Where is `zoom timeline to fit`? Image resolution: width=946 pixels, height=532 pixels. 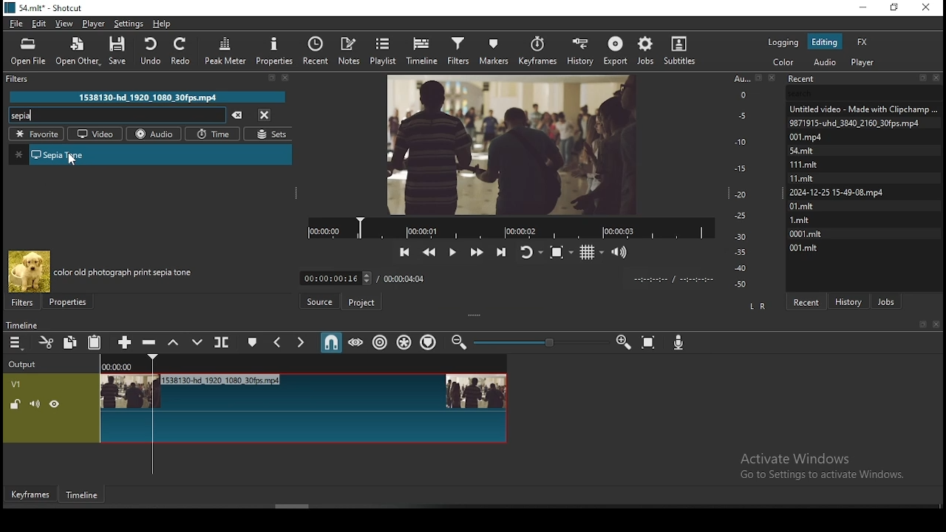
zoom timeline to fit is located at coordinates (651, 344).